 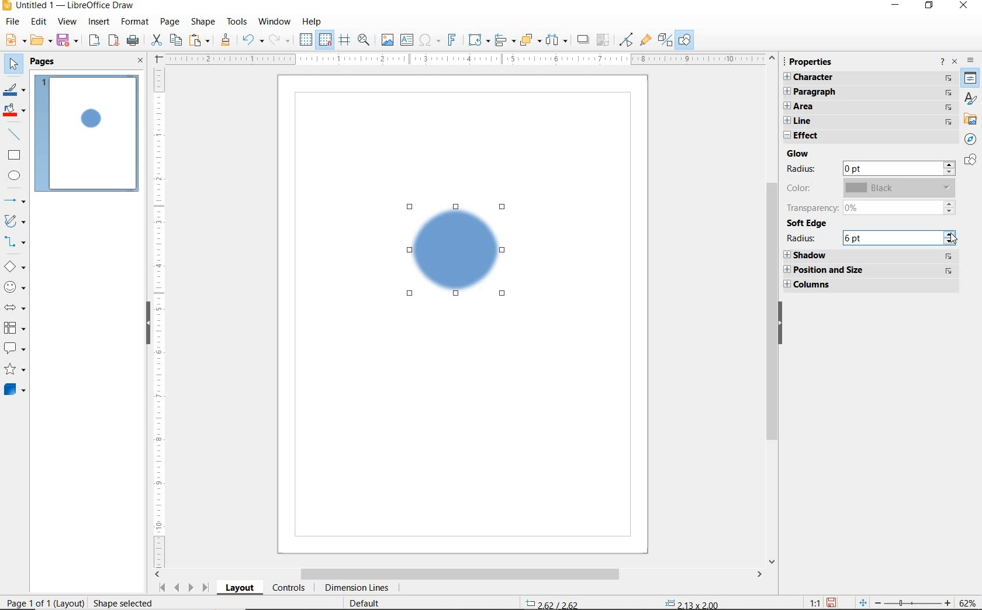 I want to click on SYMBOL SHAPES, so click(x=15, y=286).